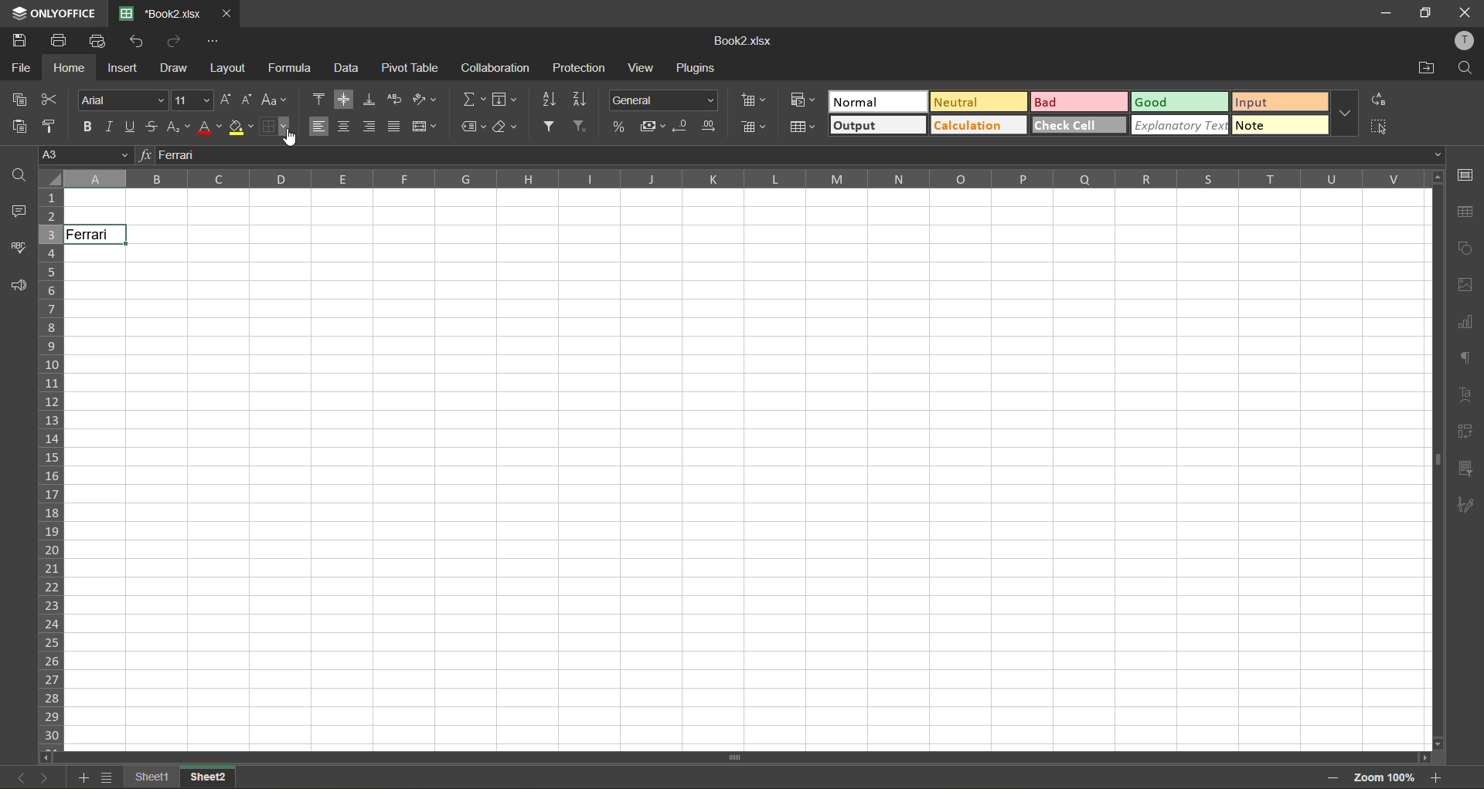  I want to click on paragraph, so click(1467, 360).